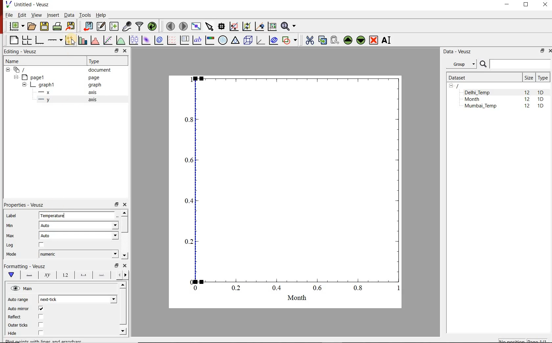  What do you see at coordinates (97, 61) in the screenshot?
I see `Type` at bounding box center [97, 61].